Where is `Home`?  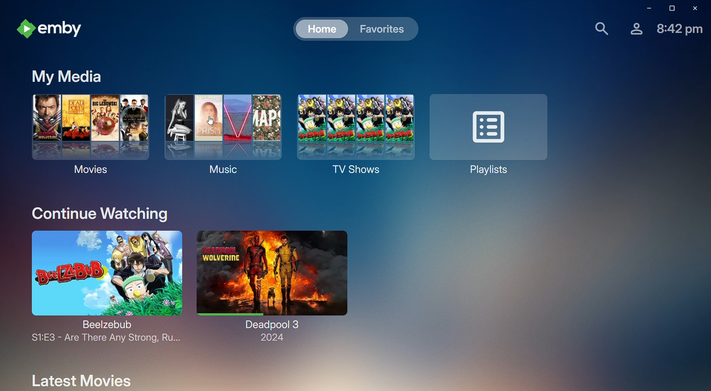 Home is located at coordinates (319, 29).